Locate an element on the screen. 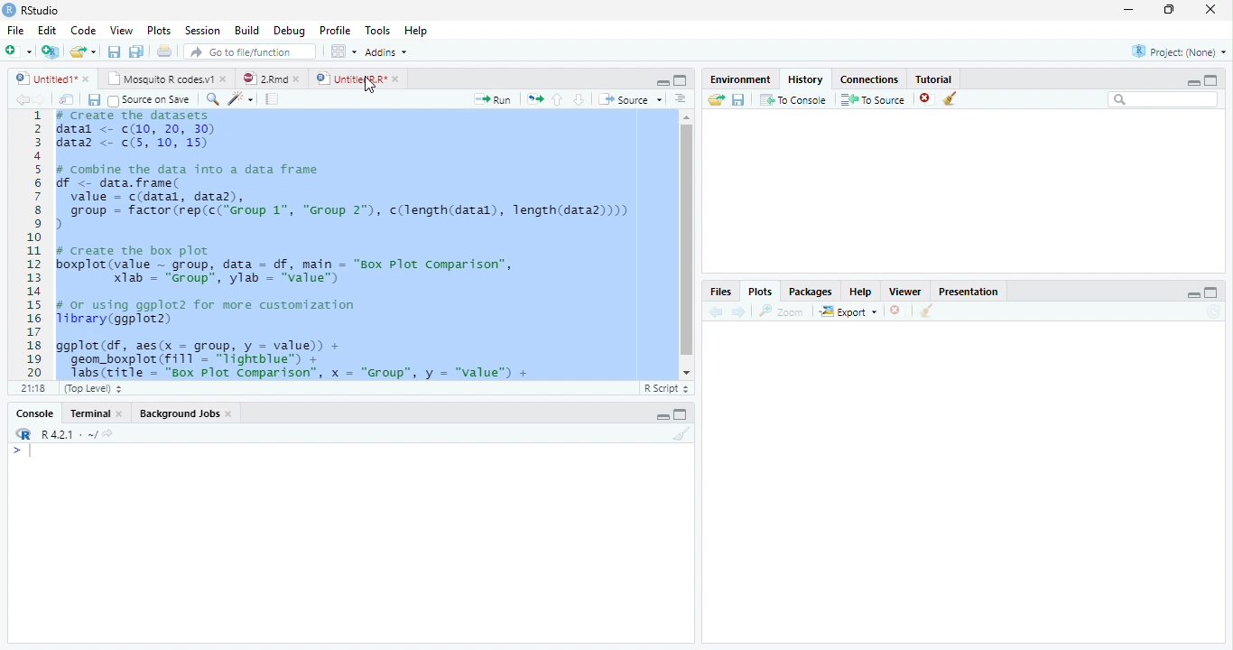 The image size is (1233, 650). File is located at coordinates (15, 30).